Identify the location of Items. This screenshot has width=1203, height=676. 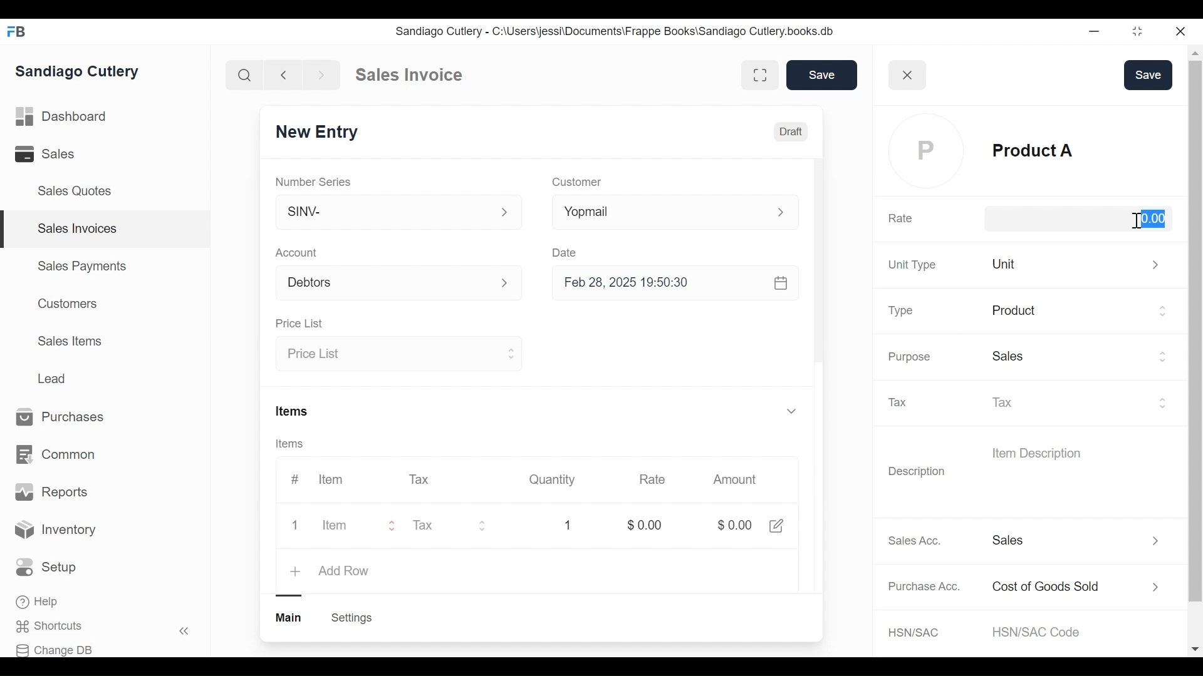
(294, 411).